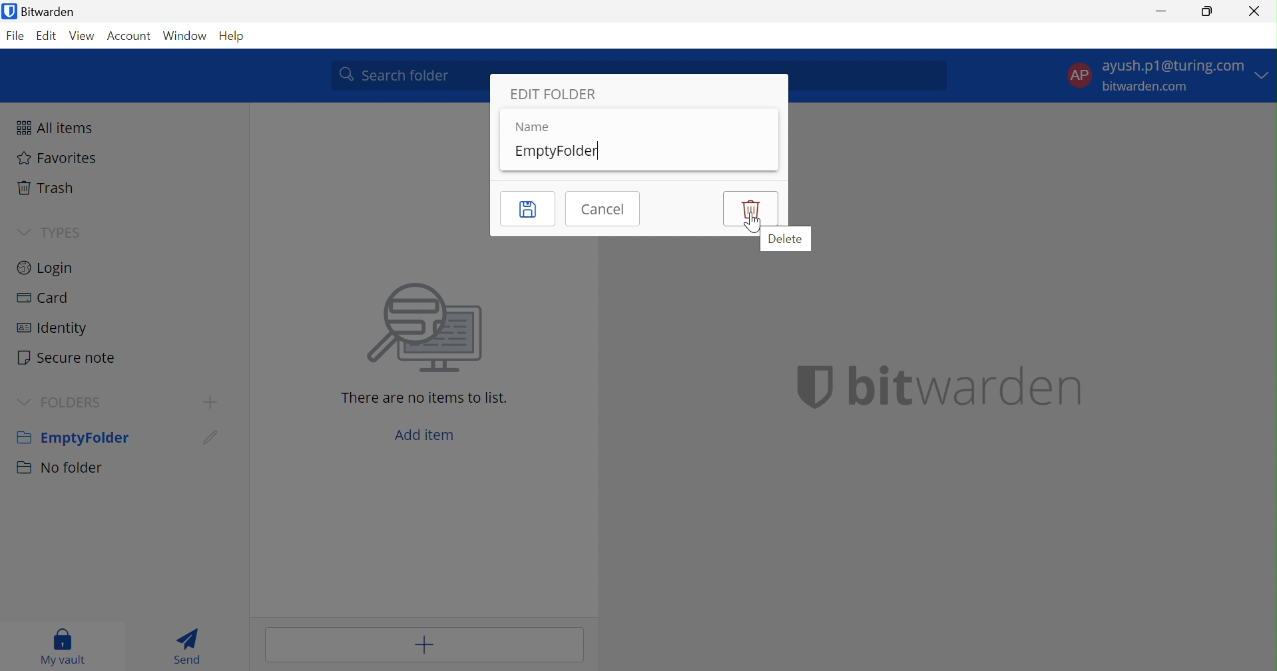 The height and width of the screenshot is (671, 1277). Describe the element at coordinates (752, 224) in the screenshot. I see `cursor` at that location.